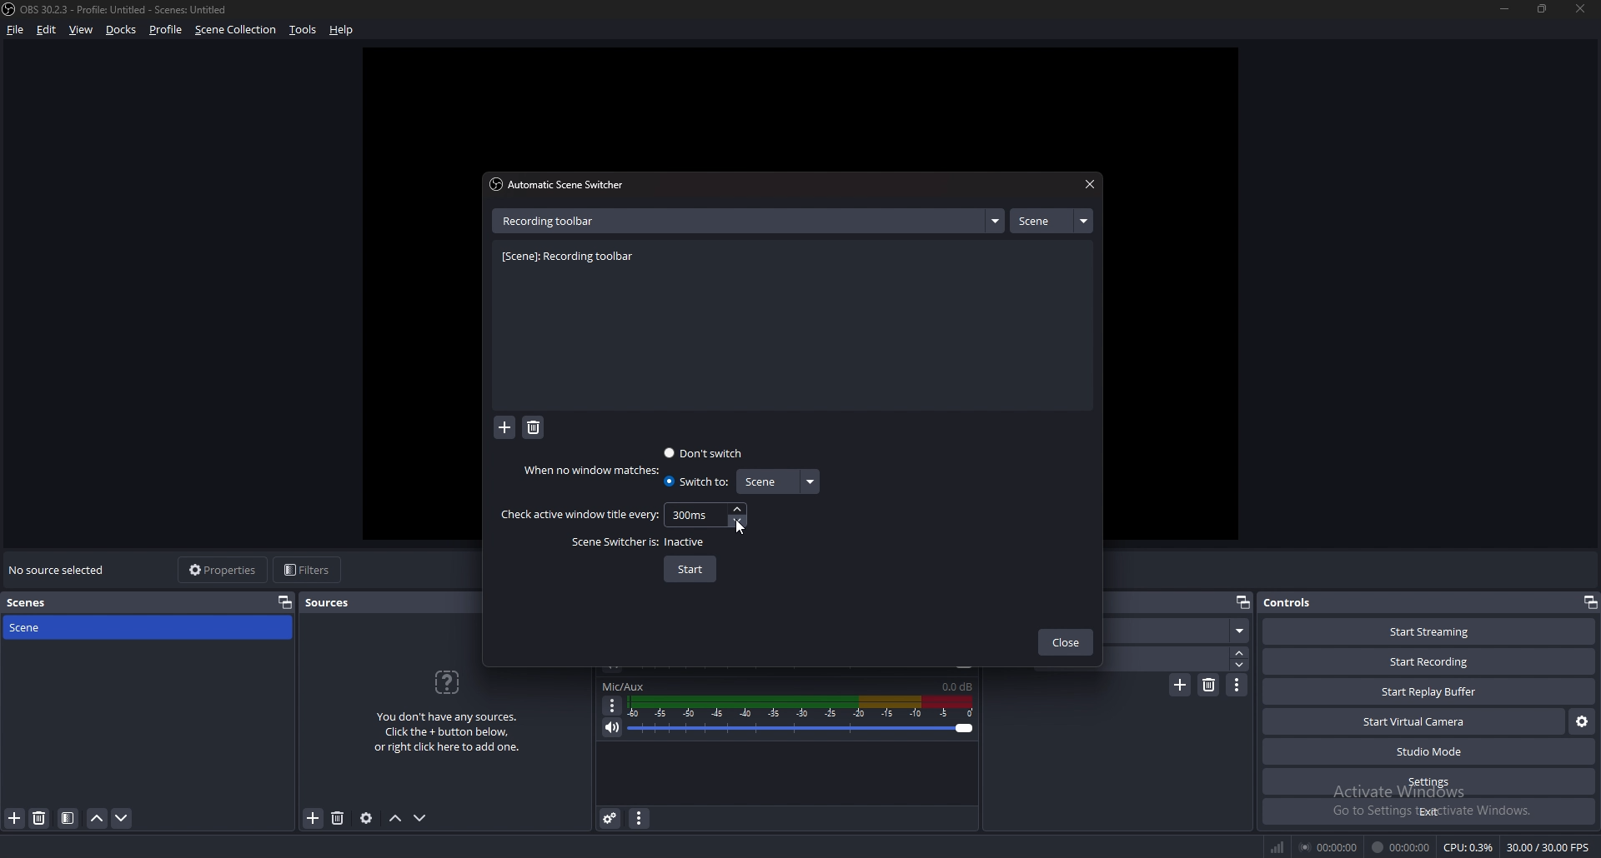  I want to click on volume adjust, so click(800, 717).